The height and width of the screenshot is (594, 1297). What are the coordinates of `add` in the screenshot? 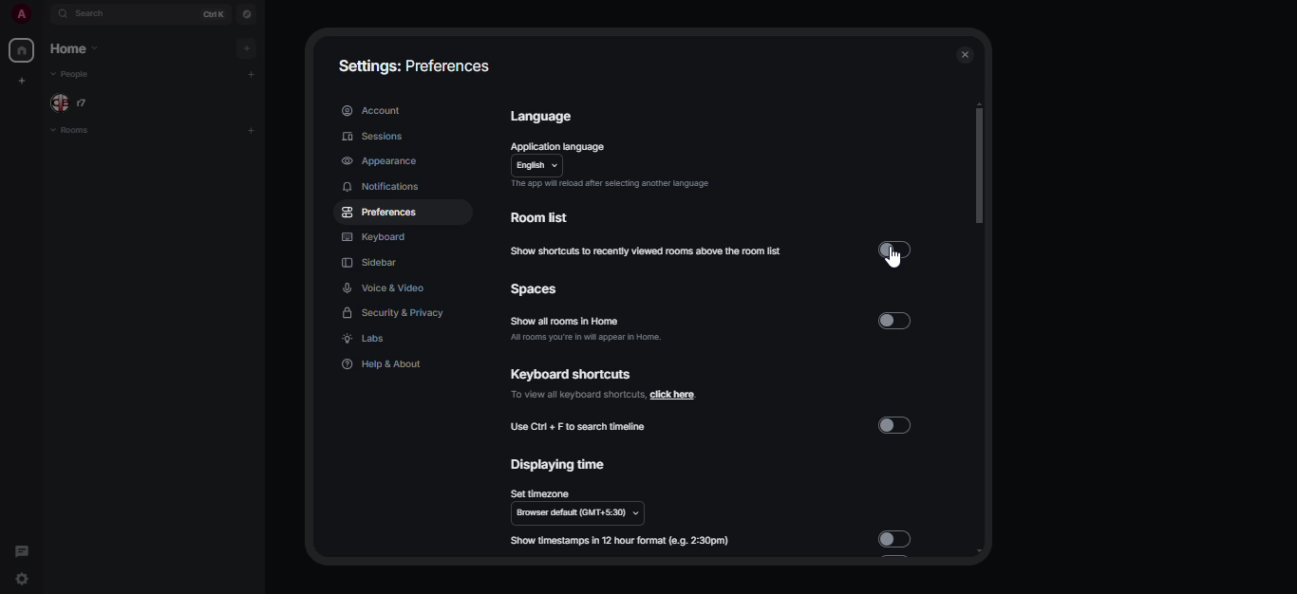 It's located at (248, 48).